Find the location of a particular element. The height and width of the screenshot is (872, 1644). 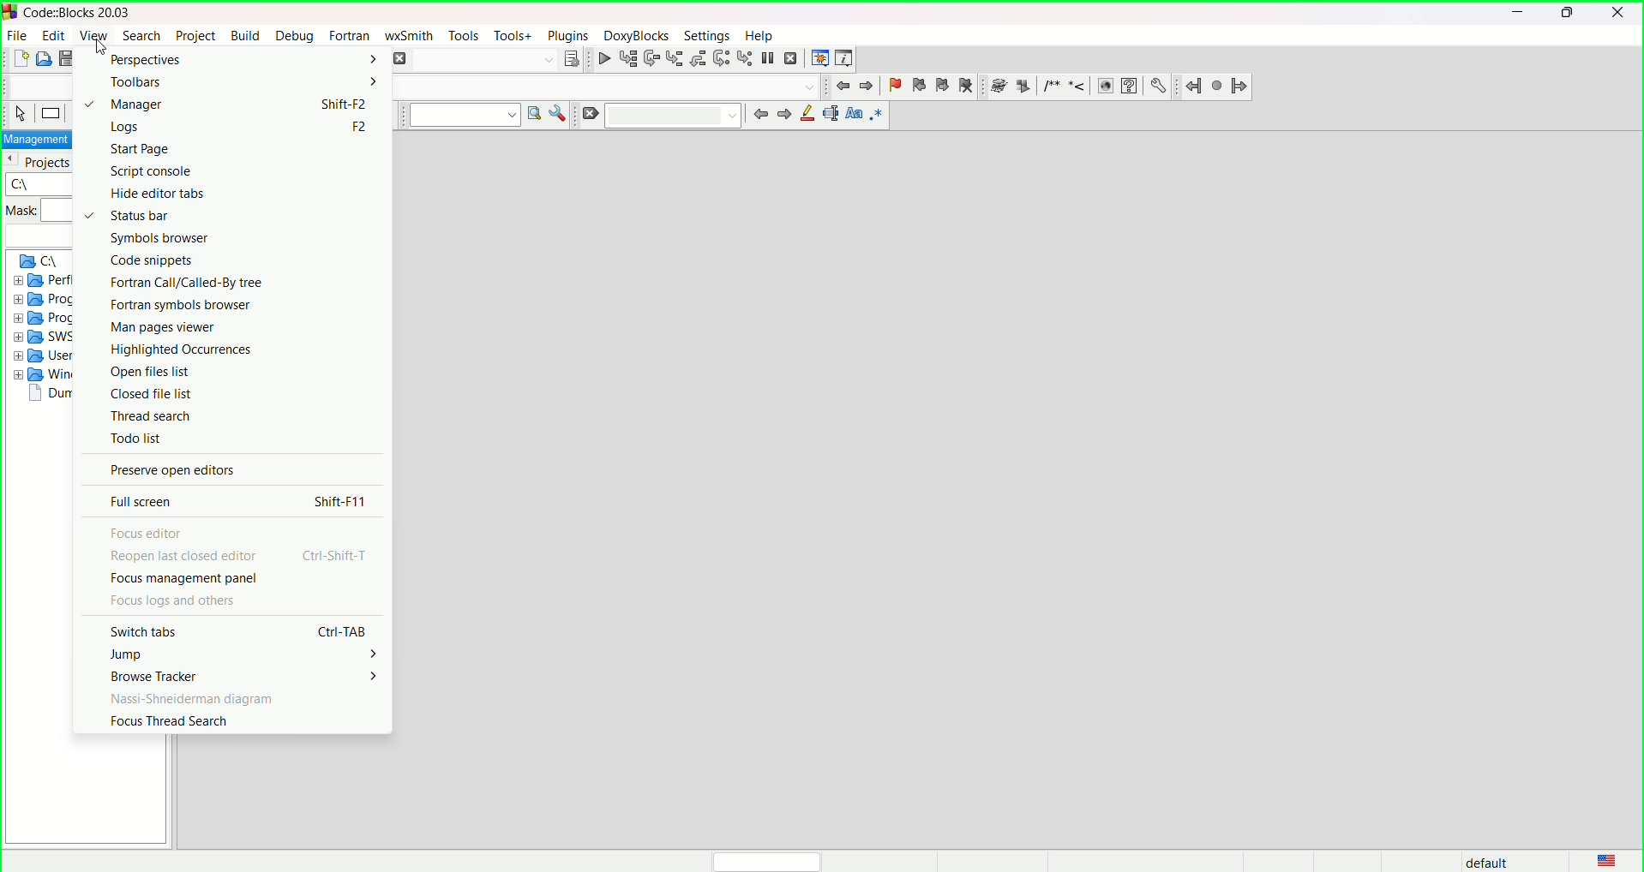

tools is located at coordinates (463, 35).